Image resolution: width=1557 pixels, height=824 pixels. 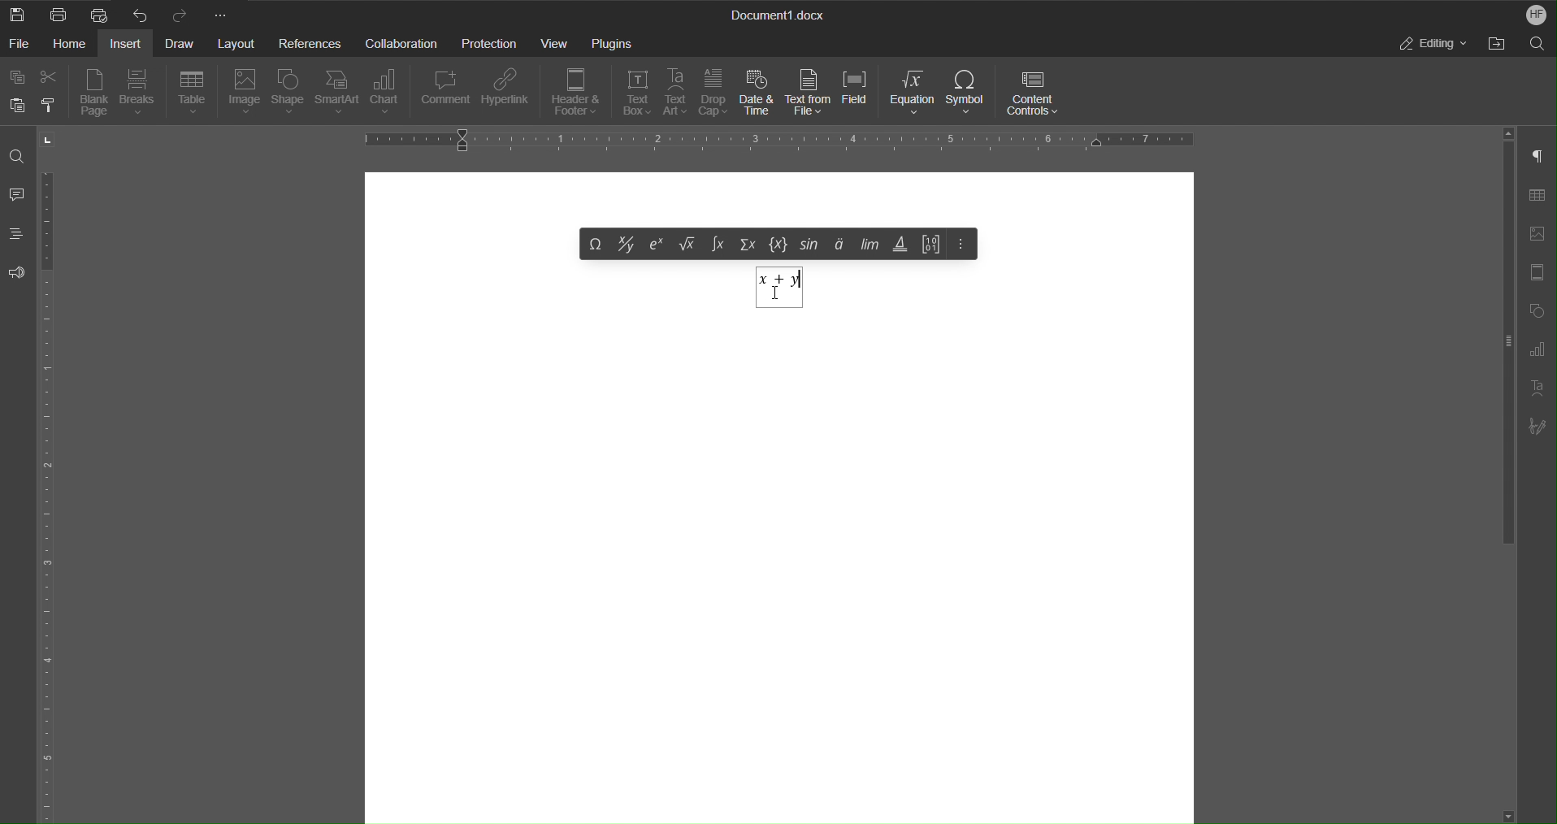 I want to click on Shape Settings, so click(x=1536, y=310).